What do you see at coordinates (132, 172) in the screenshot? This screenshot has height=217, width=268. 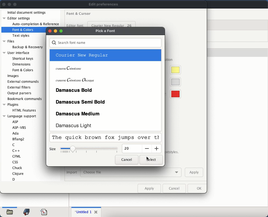 I see `choose file` at bounding box center [132, 172].